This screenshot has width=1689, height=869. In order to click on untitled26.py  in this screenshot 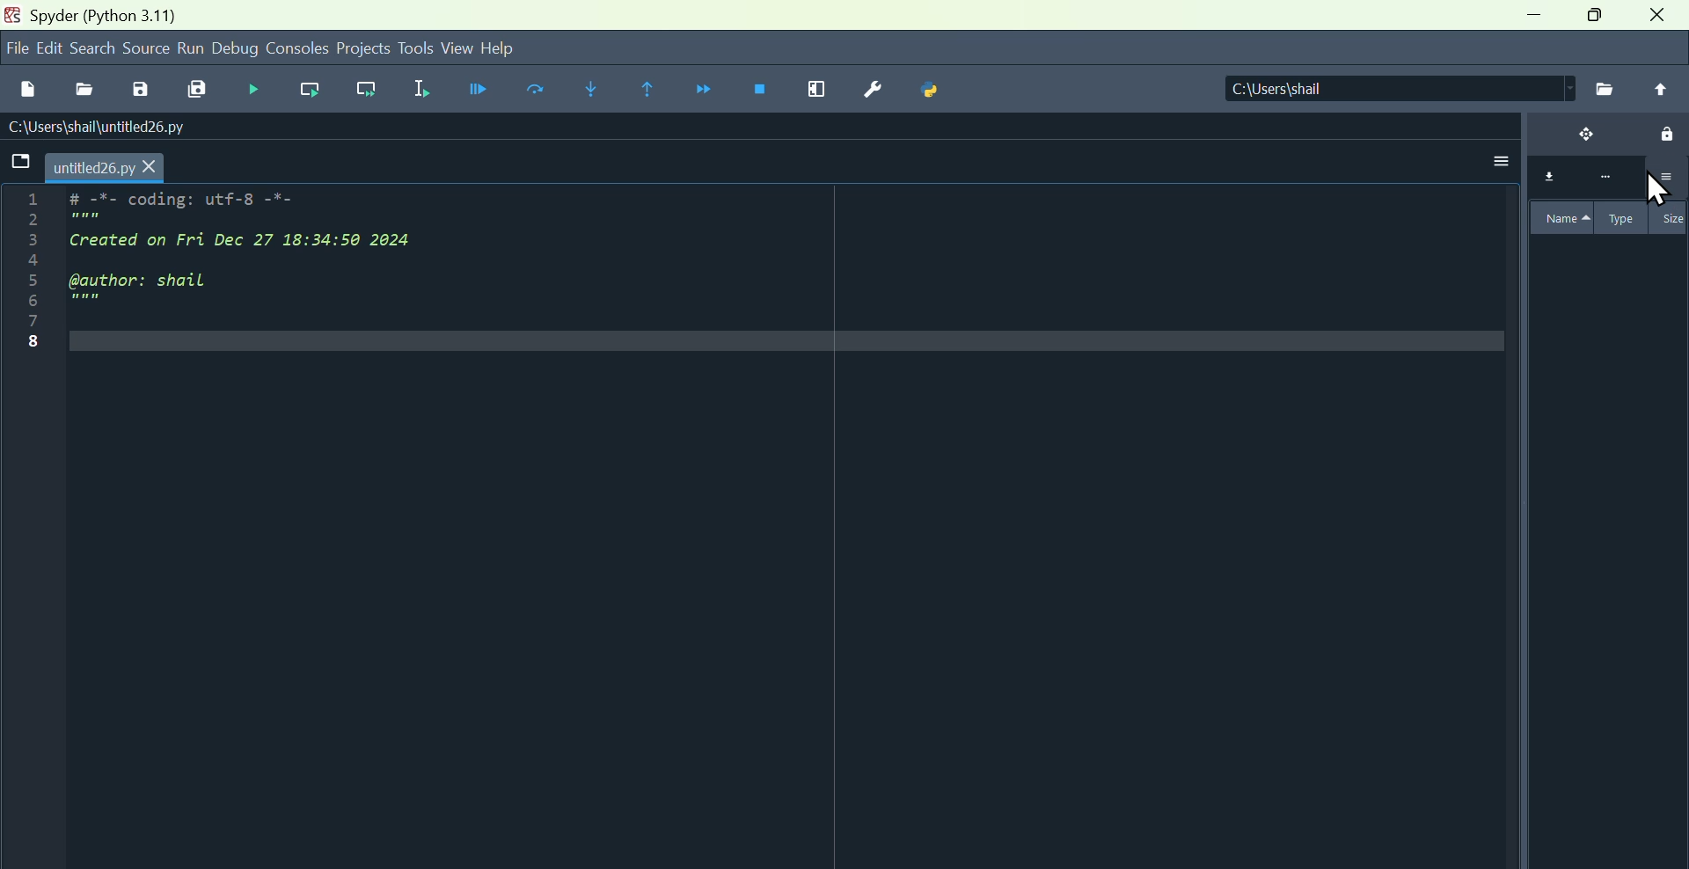, I will do `click(110, 167)`.